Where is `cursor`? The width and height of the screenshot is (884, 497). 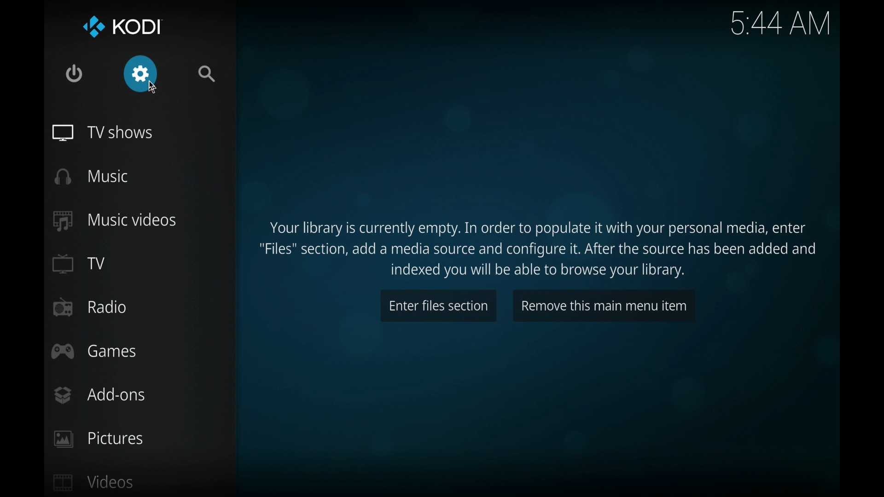 cursor is located at coordinates (151, 87).